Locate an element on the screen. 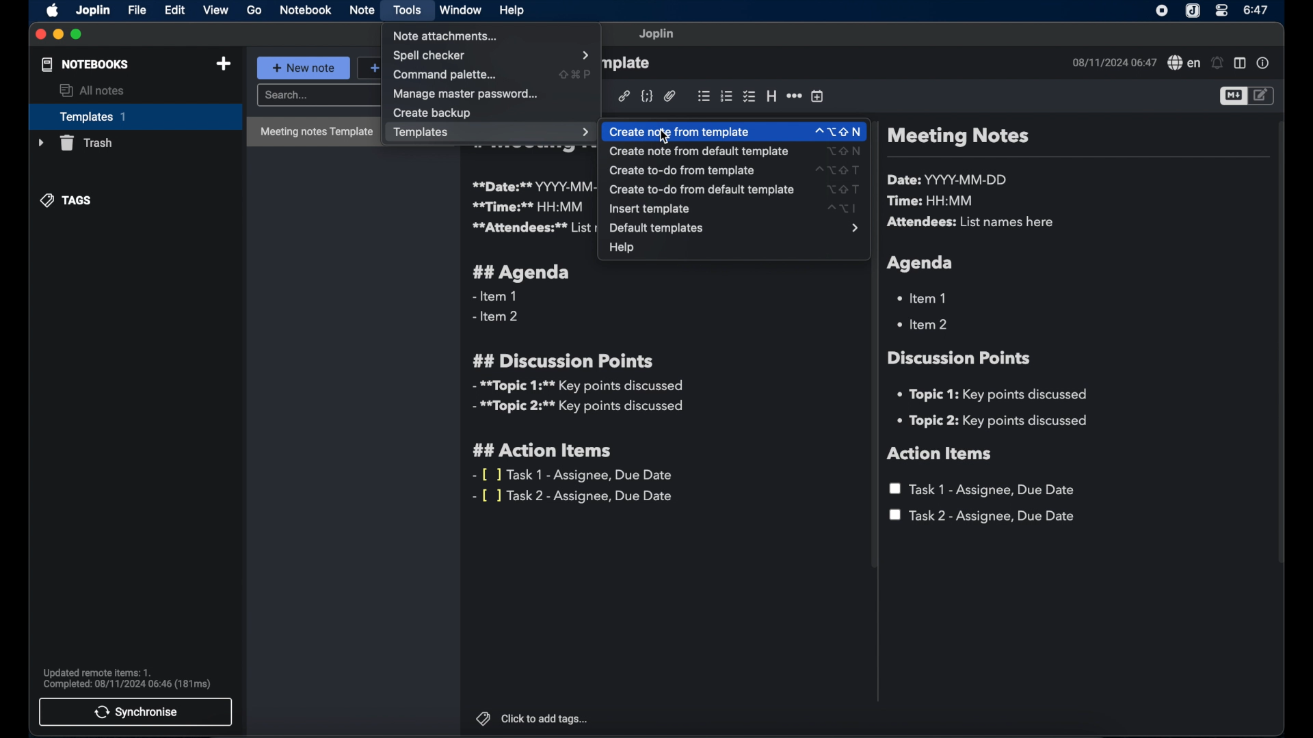 Image resolution: width=1313 pixels, height=738 pixels. agenda is located at coordinates (921, 263).